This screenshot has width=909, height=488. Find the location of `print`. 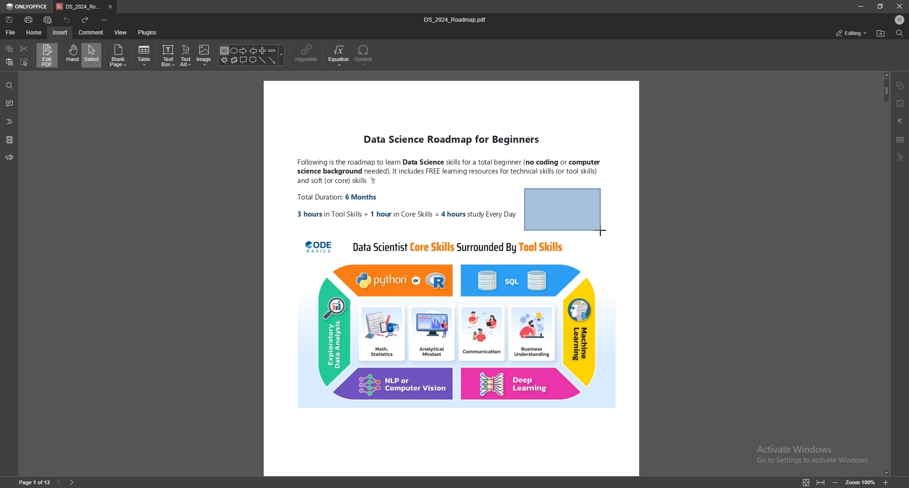

print is located at coordinates (29, 19).